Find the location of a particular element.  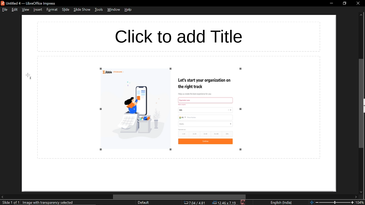

move down is located at coordinates (360, 191).